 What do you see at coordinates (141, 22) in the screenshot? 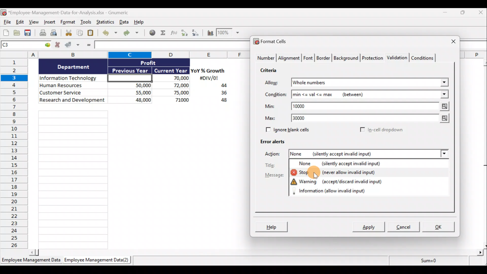
I see `Help` at bounding box center [141, 22].